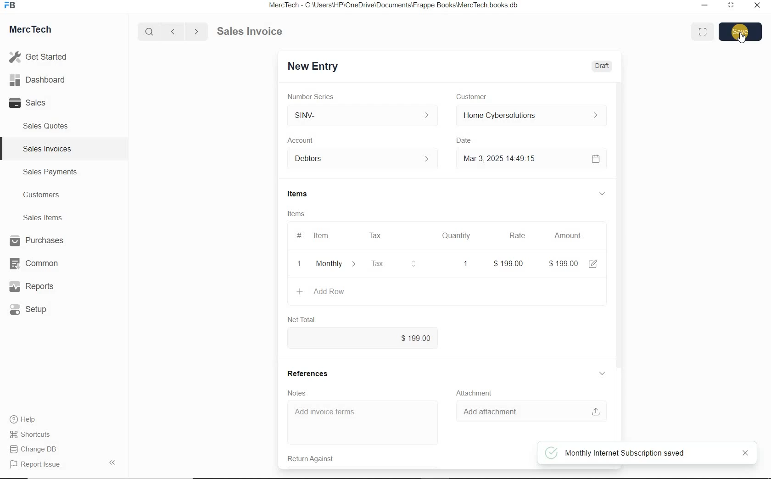 Image resolution: width=771 pixels, height=479 pixels. I want to click on Attachment, so click(476, 393).